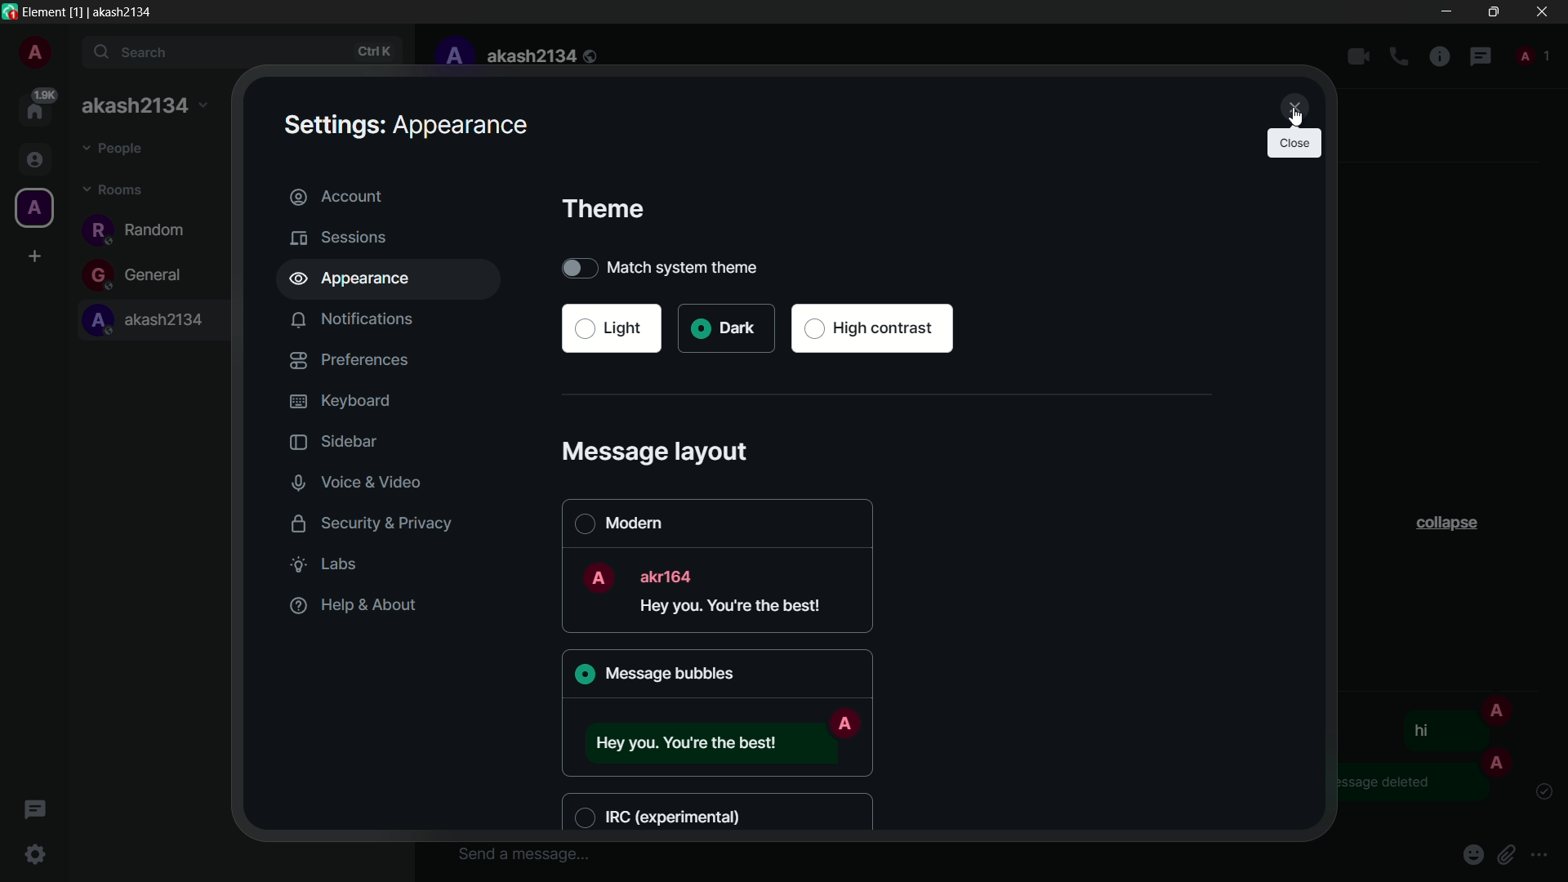 This screenshot has width=1568, height=882. What do you see at coordinates (1510, 854) in the screenshot?
I see `attach` at bounding box center [1510, 854].